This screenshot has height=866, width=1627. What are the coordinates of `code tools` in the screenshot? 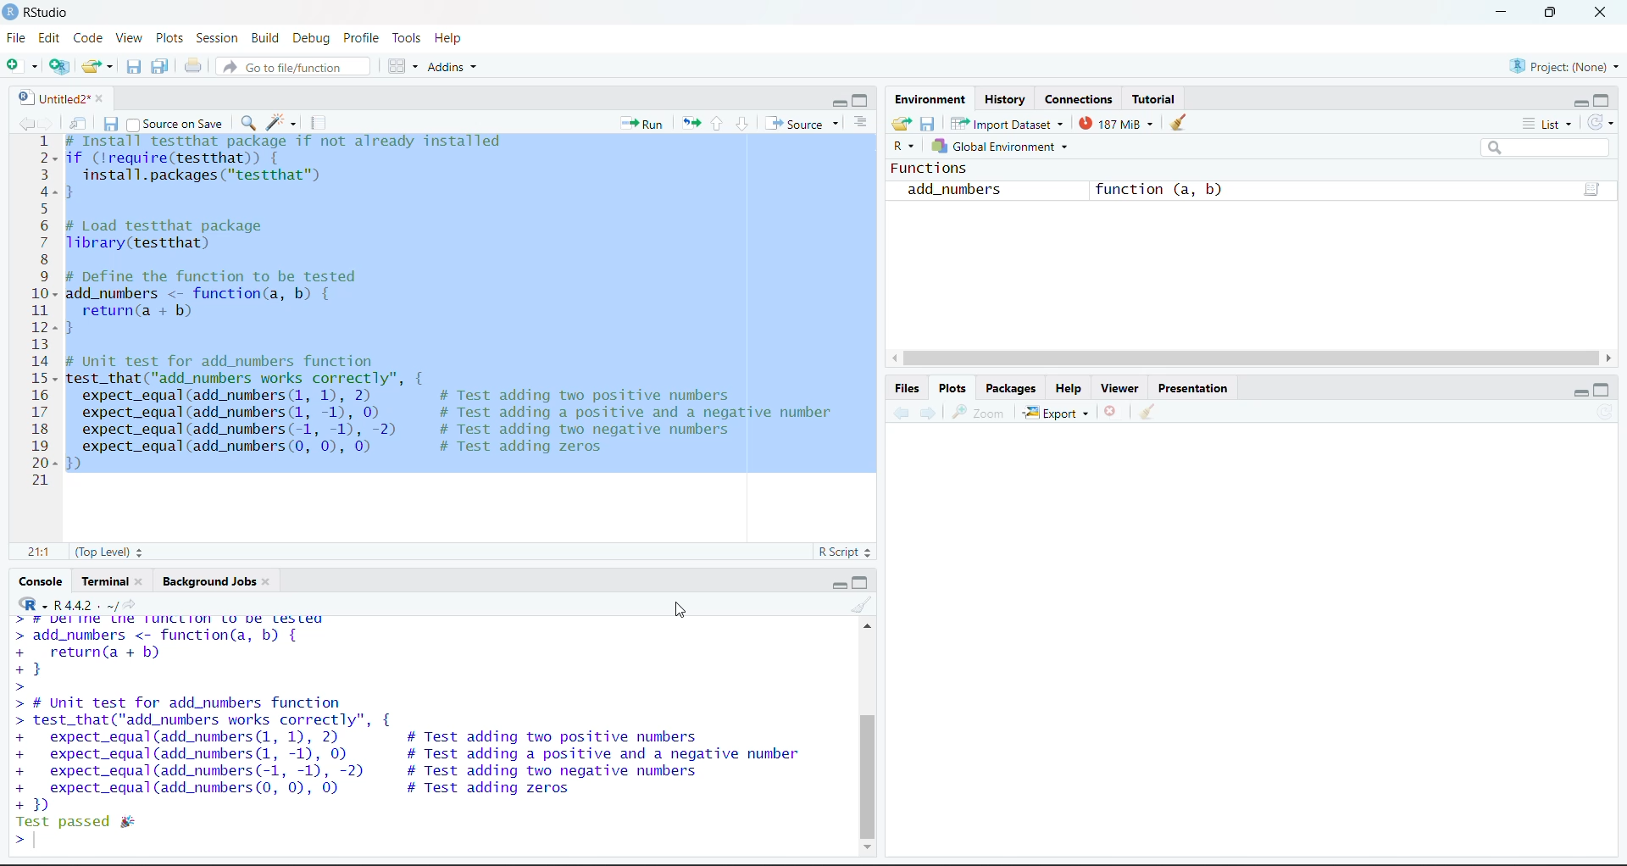 It's located at (280, 124).